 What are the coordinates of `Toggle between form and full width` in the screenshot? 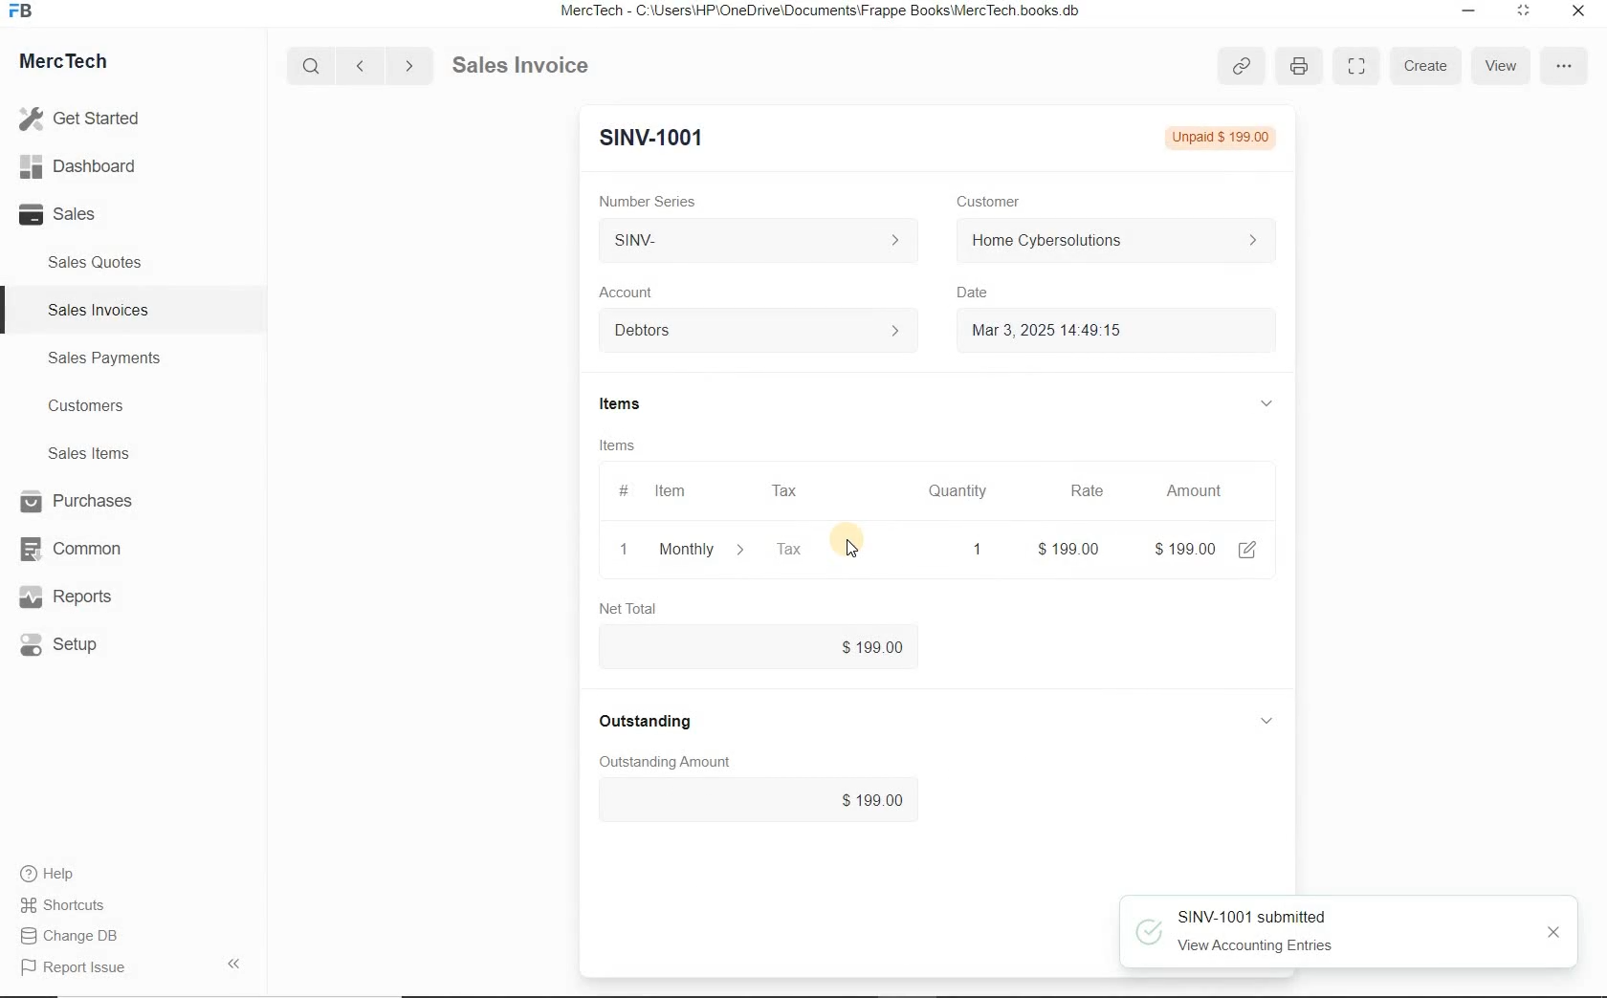 It's located at (1354, 66).